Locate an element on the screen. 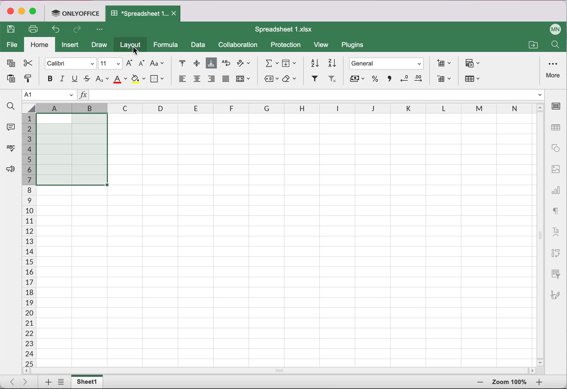 This screenshot has height=389, width=567. wrap text is located at coordinates (226, 63).